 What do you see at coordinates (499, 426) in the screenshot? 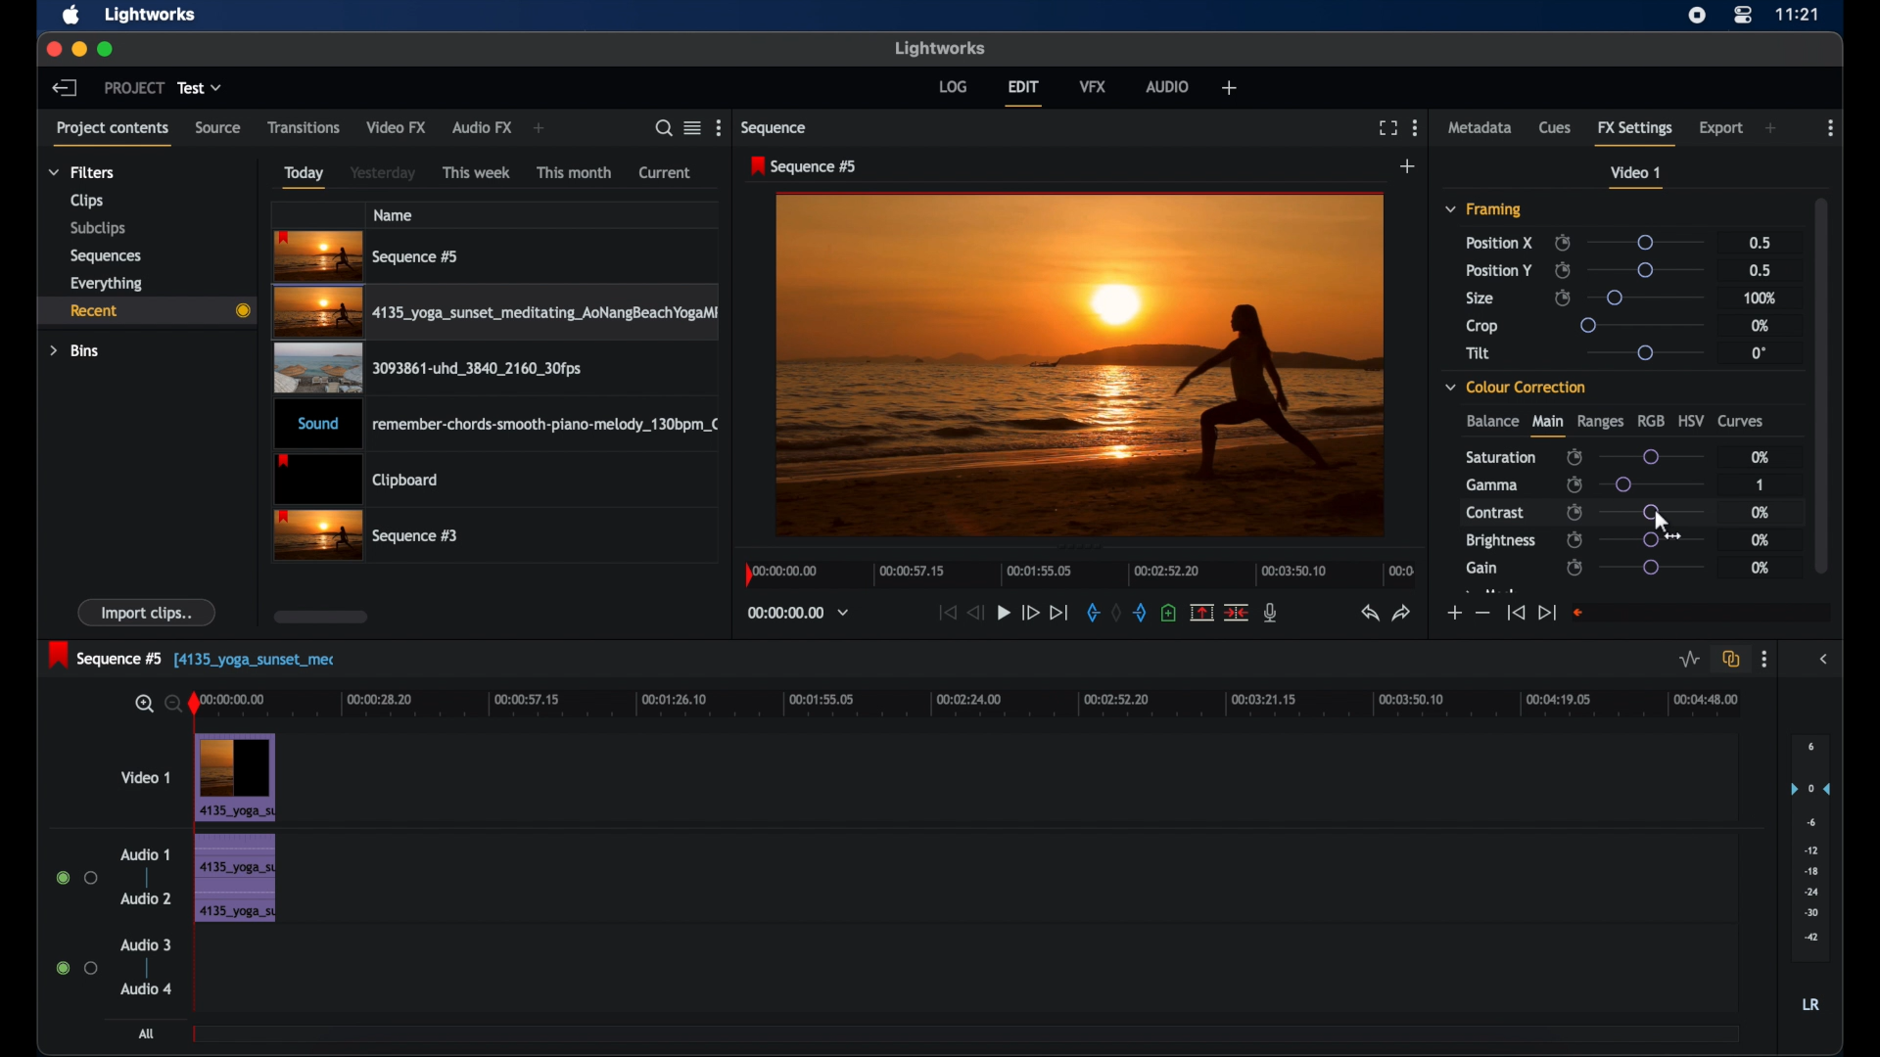
I see `audio clip` at bounding box center [499, 426].